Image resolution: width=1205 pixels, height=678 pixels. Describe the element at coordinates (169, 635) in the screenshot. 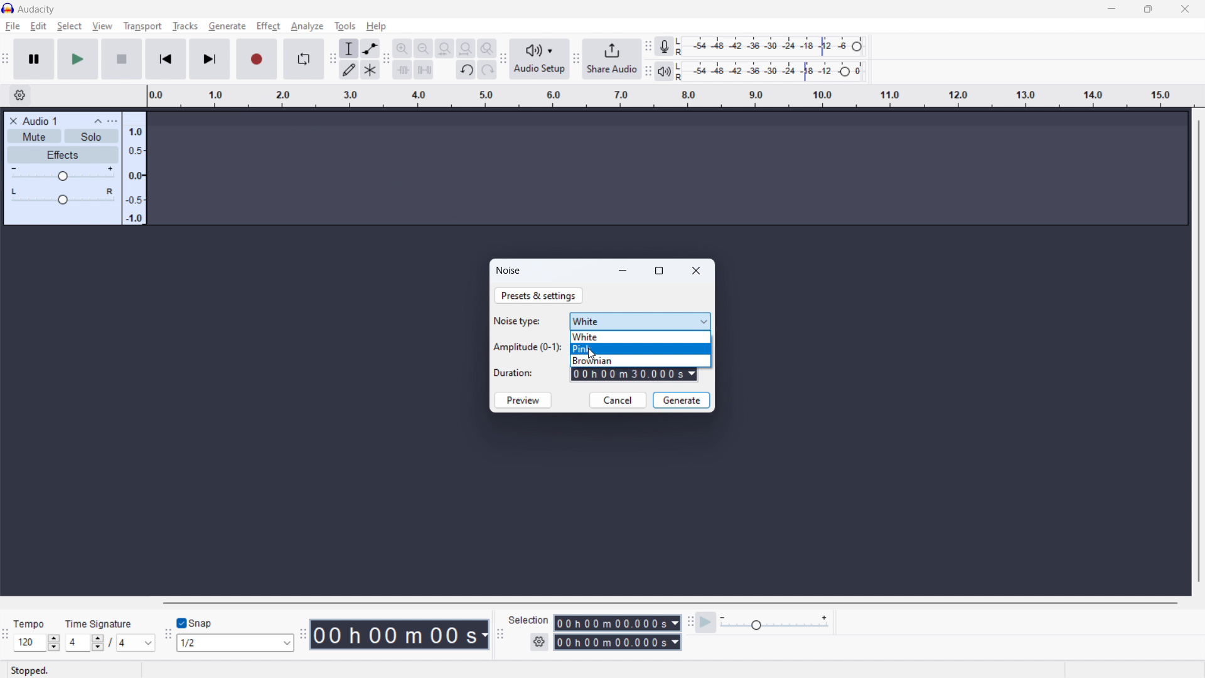

I see `snapping toolbar` at that location.